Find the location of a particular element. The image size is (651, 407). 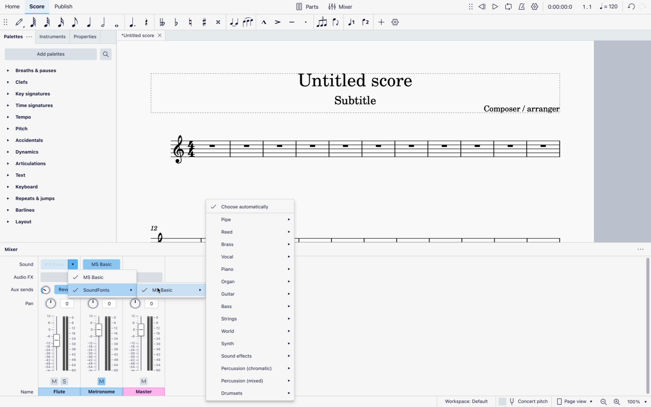

barlines is located at coordinates (32, 211).